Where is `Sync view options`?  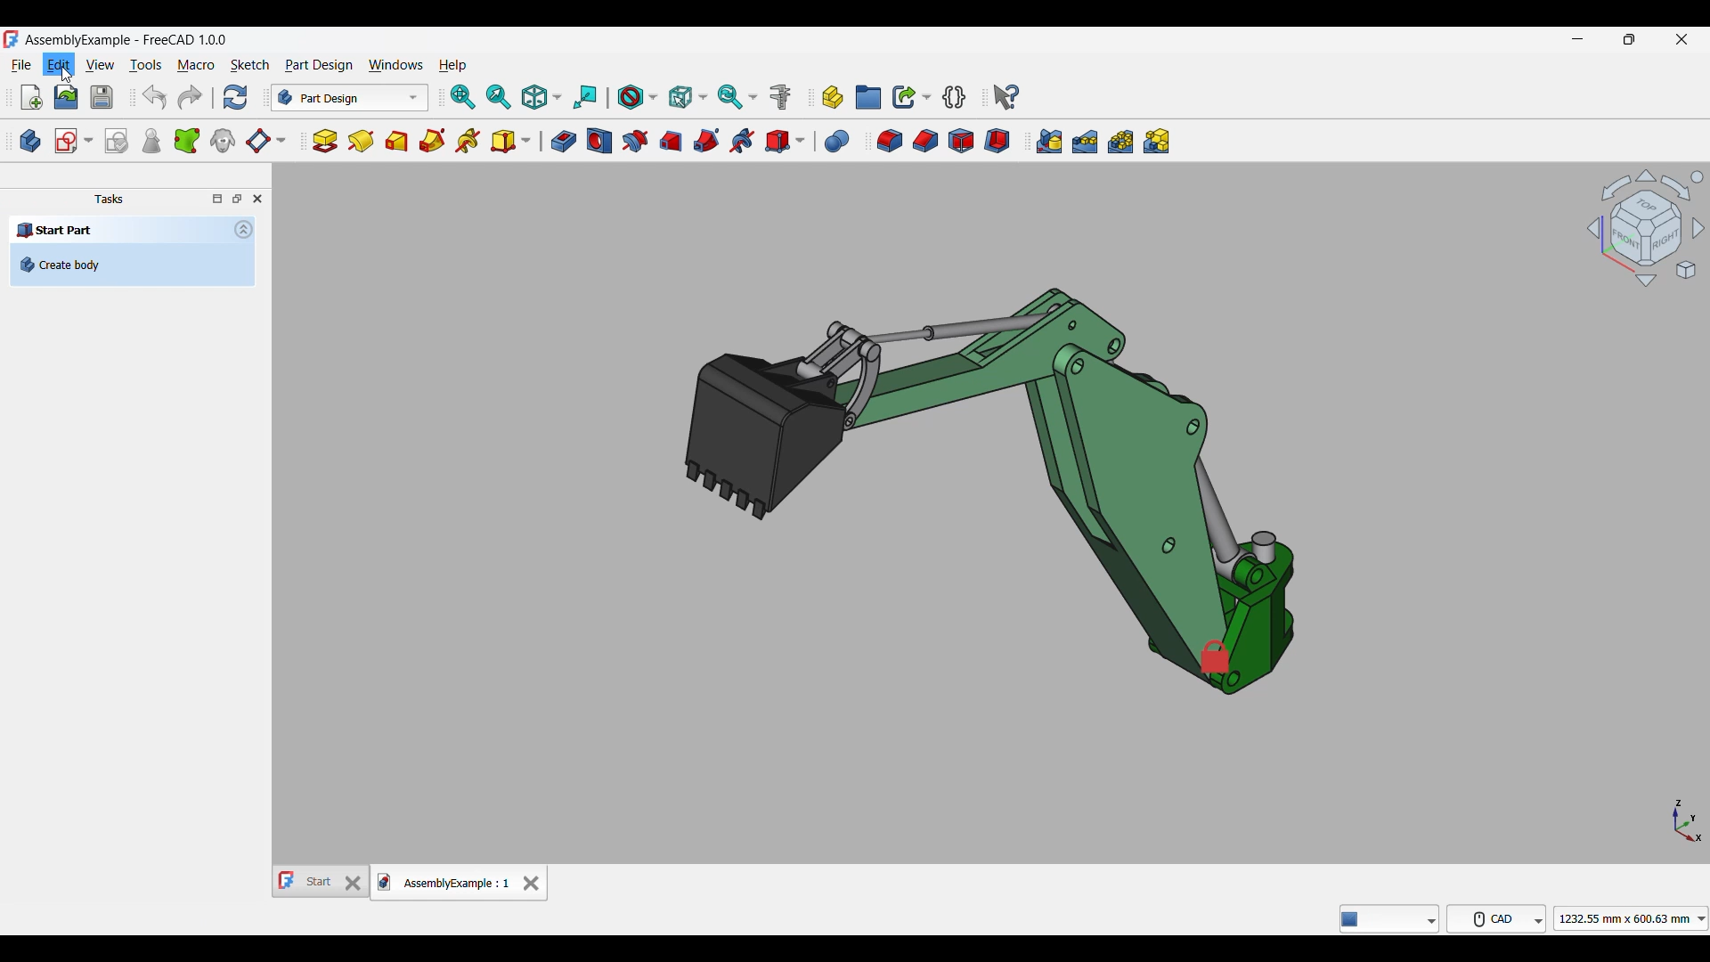 Sync view options is located at coordinates (737, 96).